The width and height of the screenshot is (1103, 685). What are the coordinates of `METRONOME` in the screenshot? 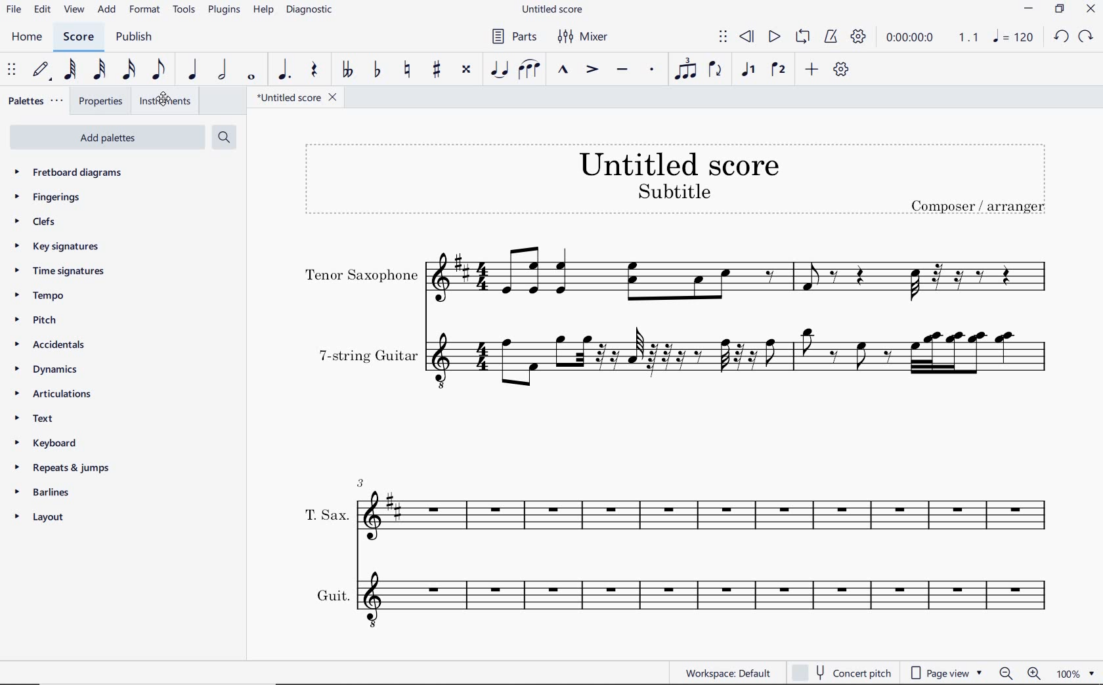 It's located at (830, 37).